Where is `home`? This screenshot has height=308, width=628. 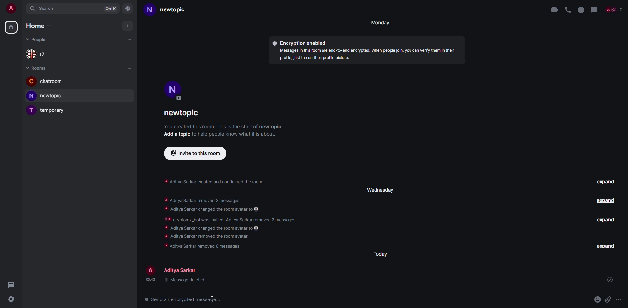
home is located at coordinates (37, 26).